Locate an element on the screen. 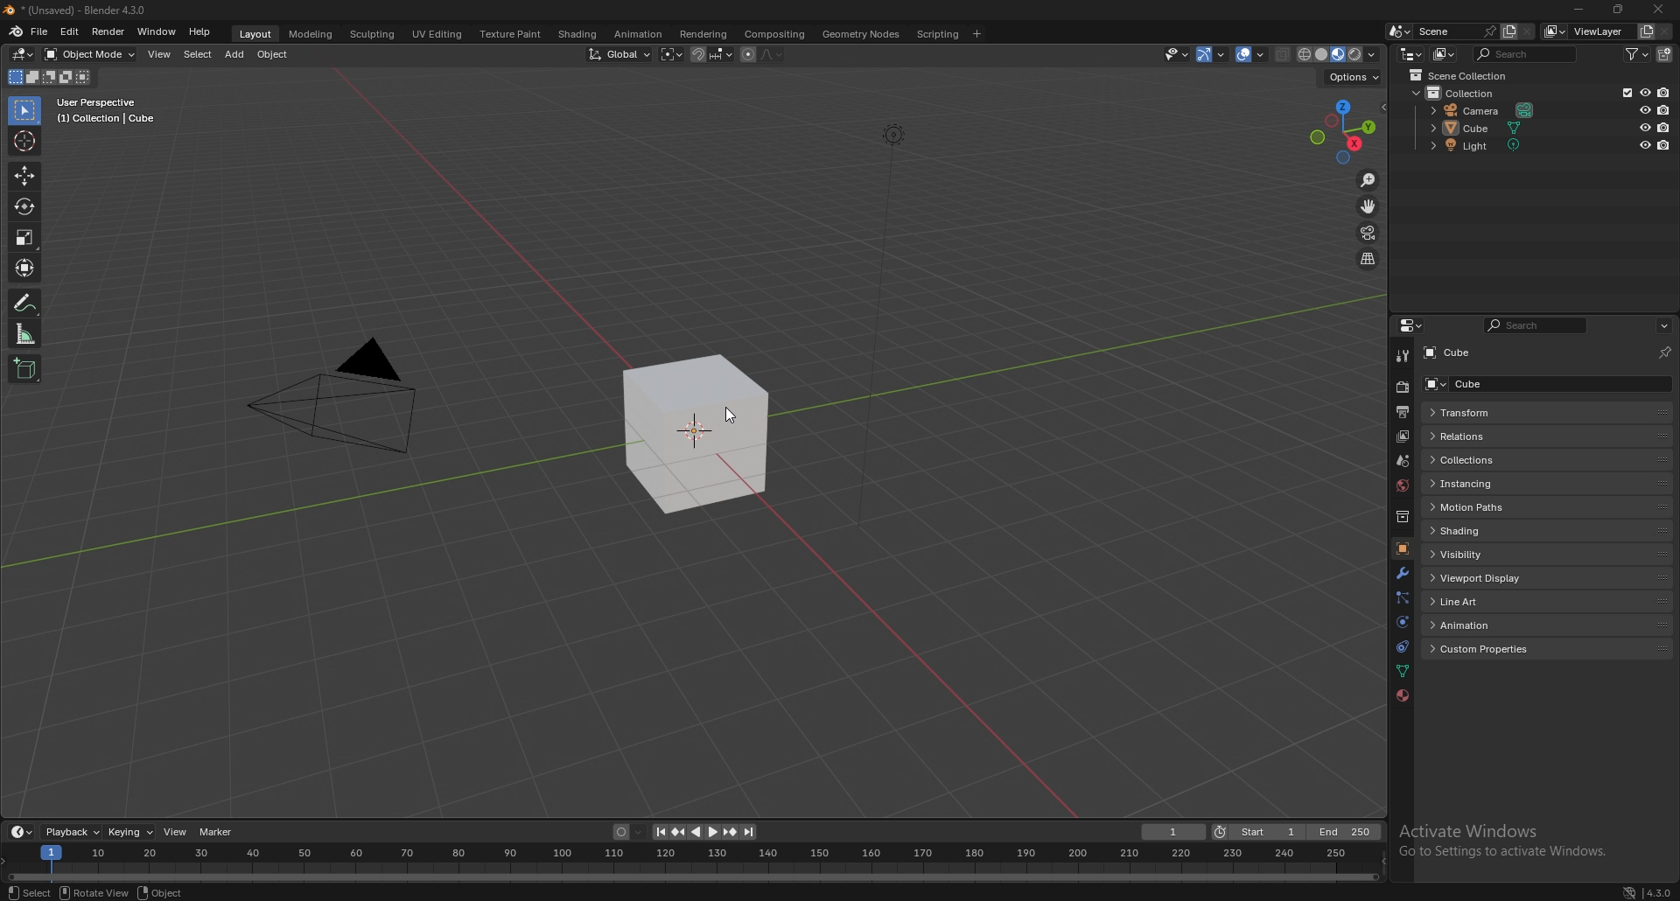 The image size is (1680, 901). toggle pin id is located at coordinates (1665, 353).